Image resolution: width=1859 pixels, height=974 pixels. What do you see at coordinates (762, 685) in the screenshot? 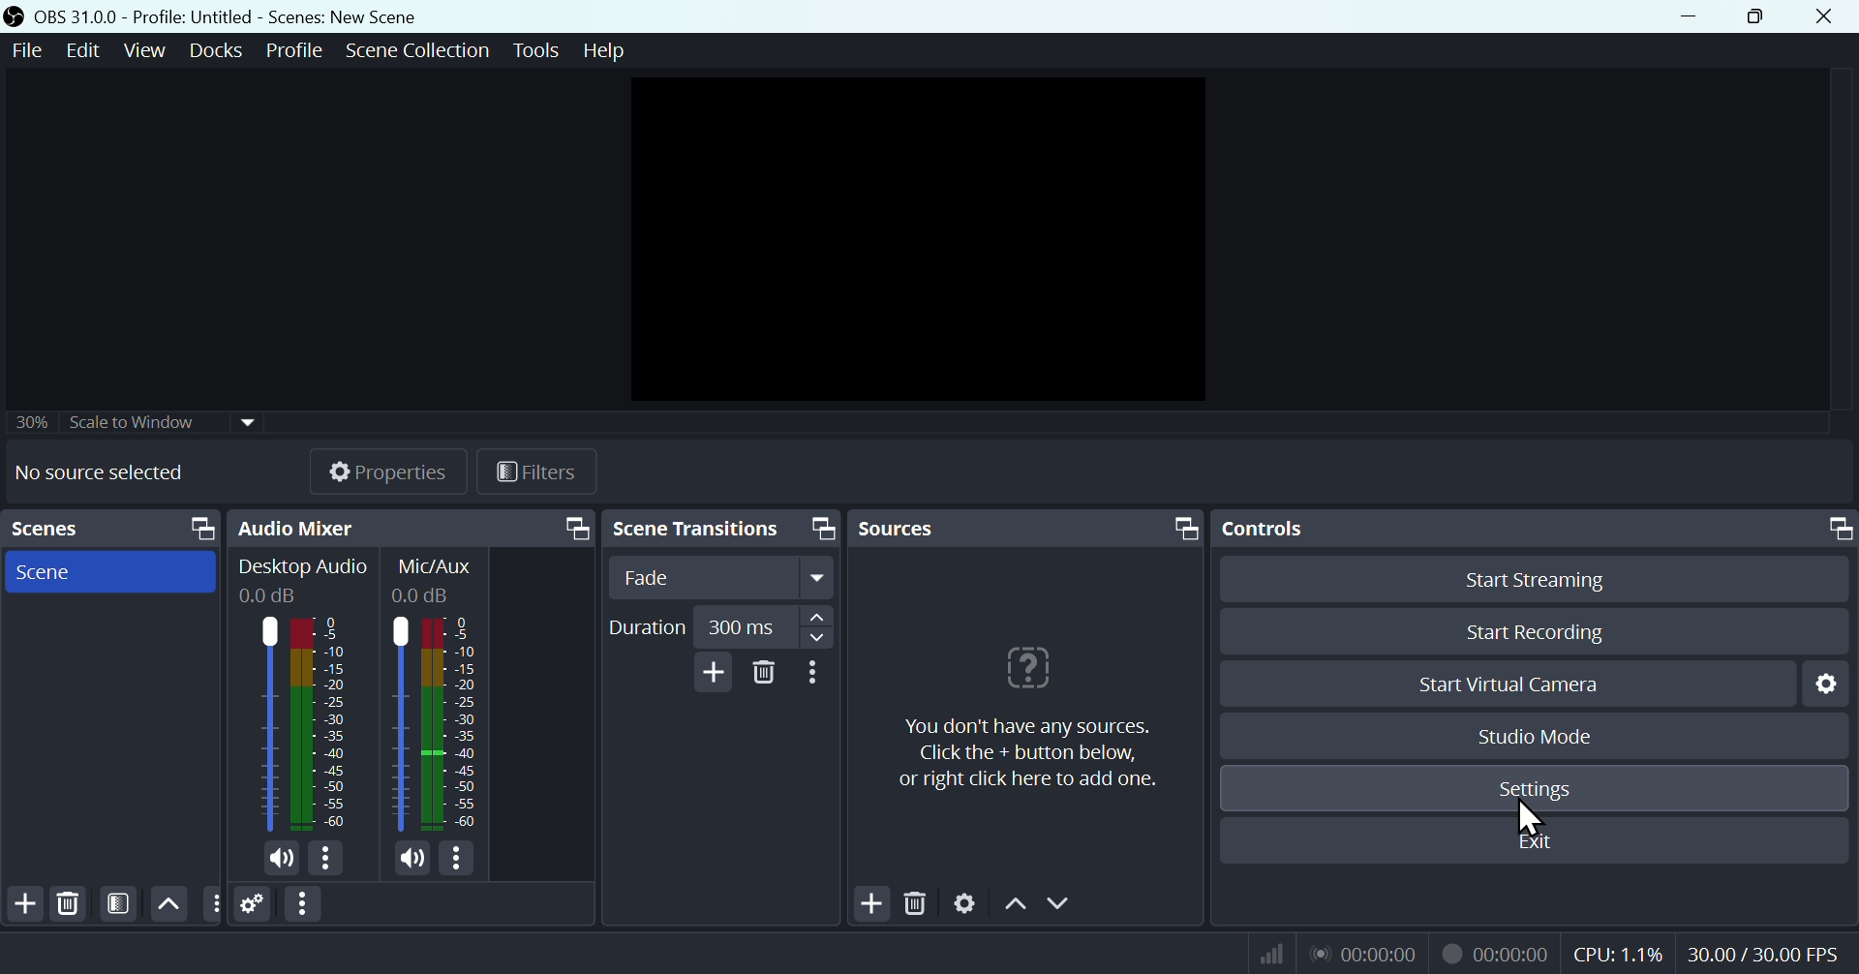
I see `Delete` at bounding box center [762, 685].